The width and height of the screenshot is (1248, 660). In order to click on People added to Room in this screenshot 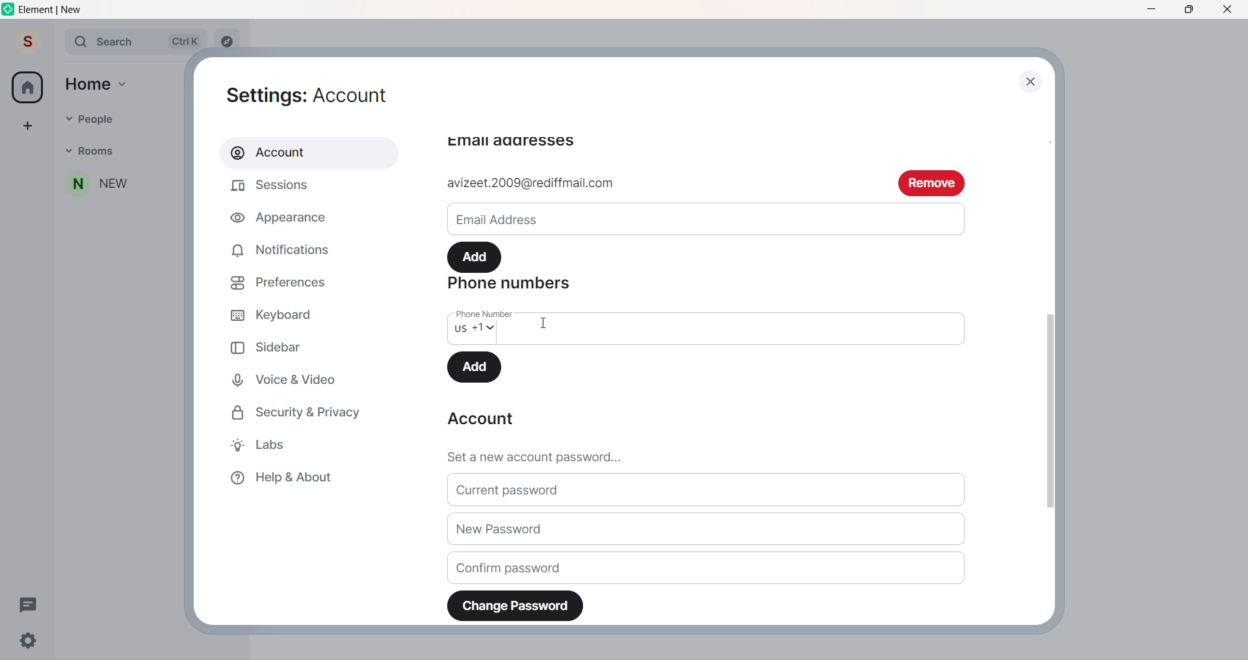, I will do `click(121, 184)`.